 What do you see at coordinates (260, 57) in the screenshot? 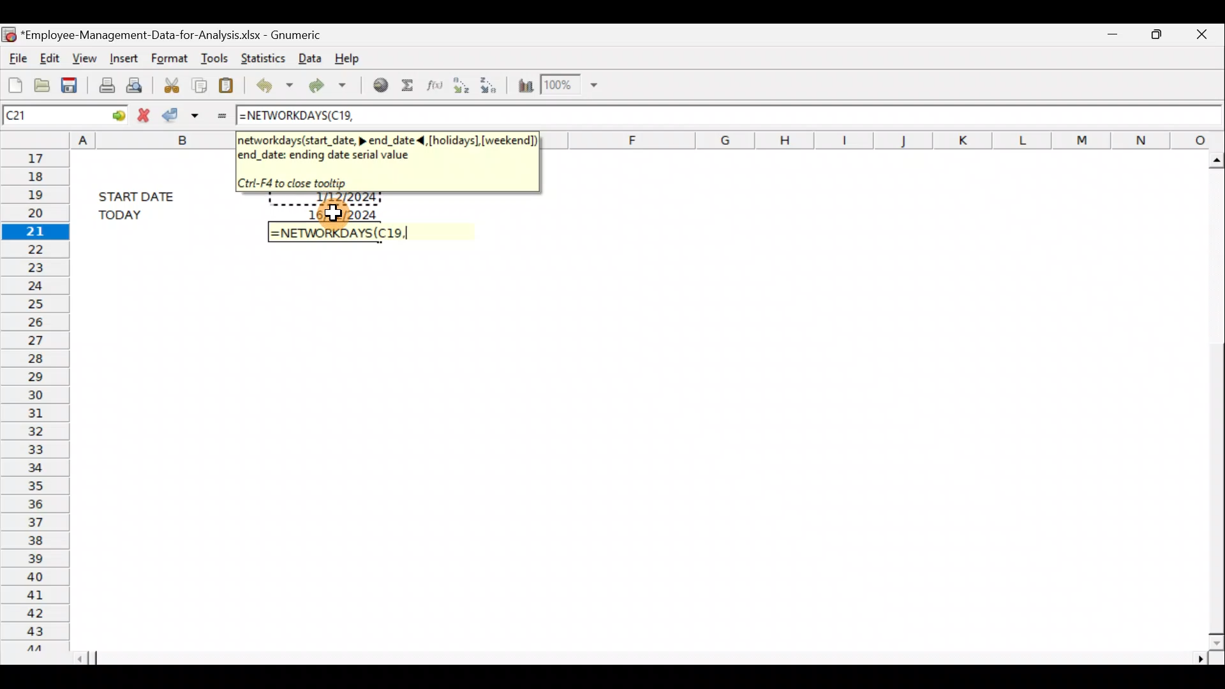
I see `Statistics` at bounding box center [260, 57].